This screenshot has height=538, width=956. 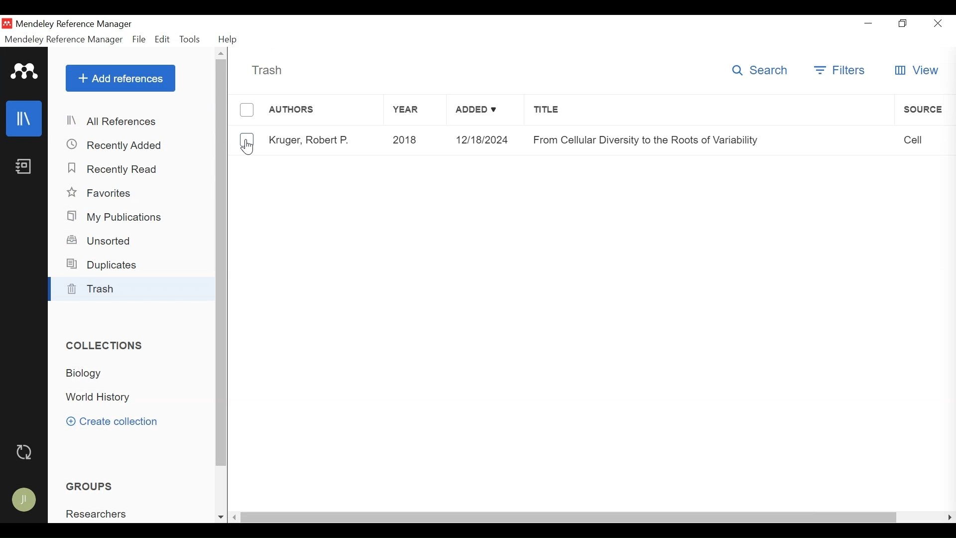 What do you see at coordinates (868, 23) in the screenshot?
I see `minimize` at bounding box center [868, 23].